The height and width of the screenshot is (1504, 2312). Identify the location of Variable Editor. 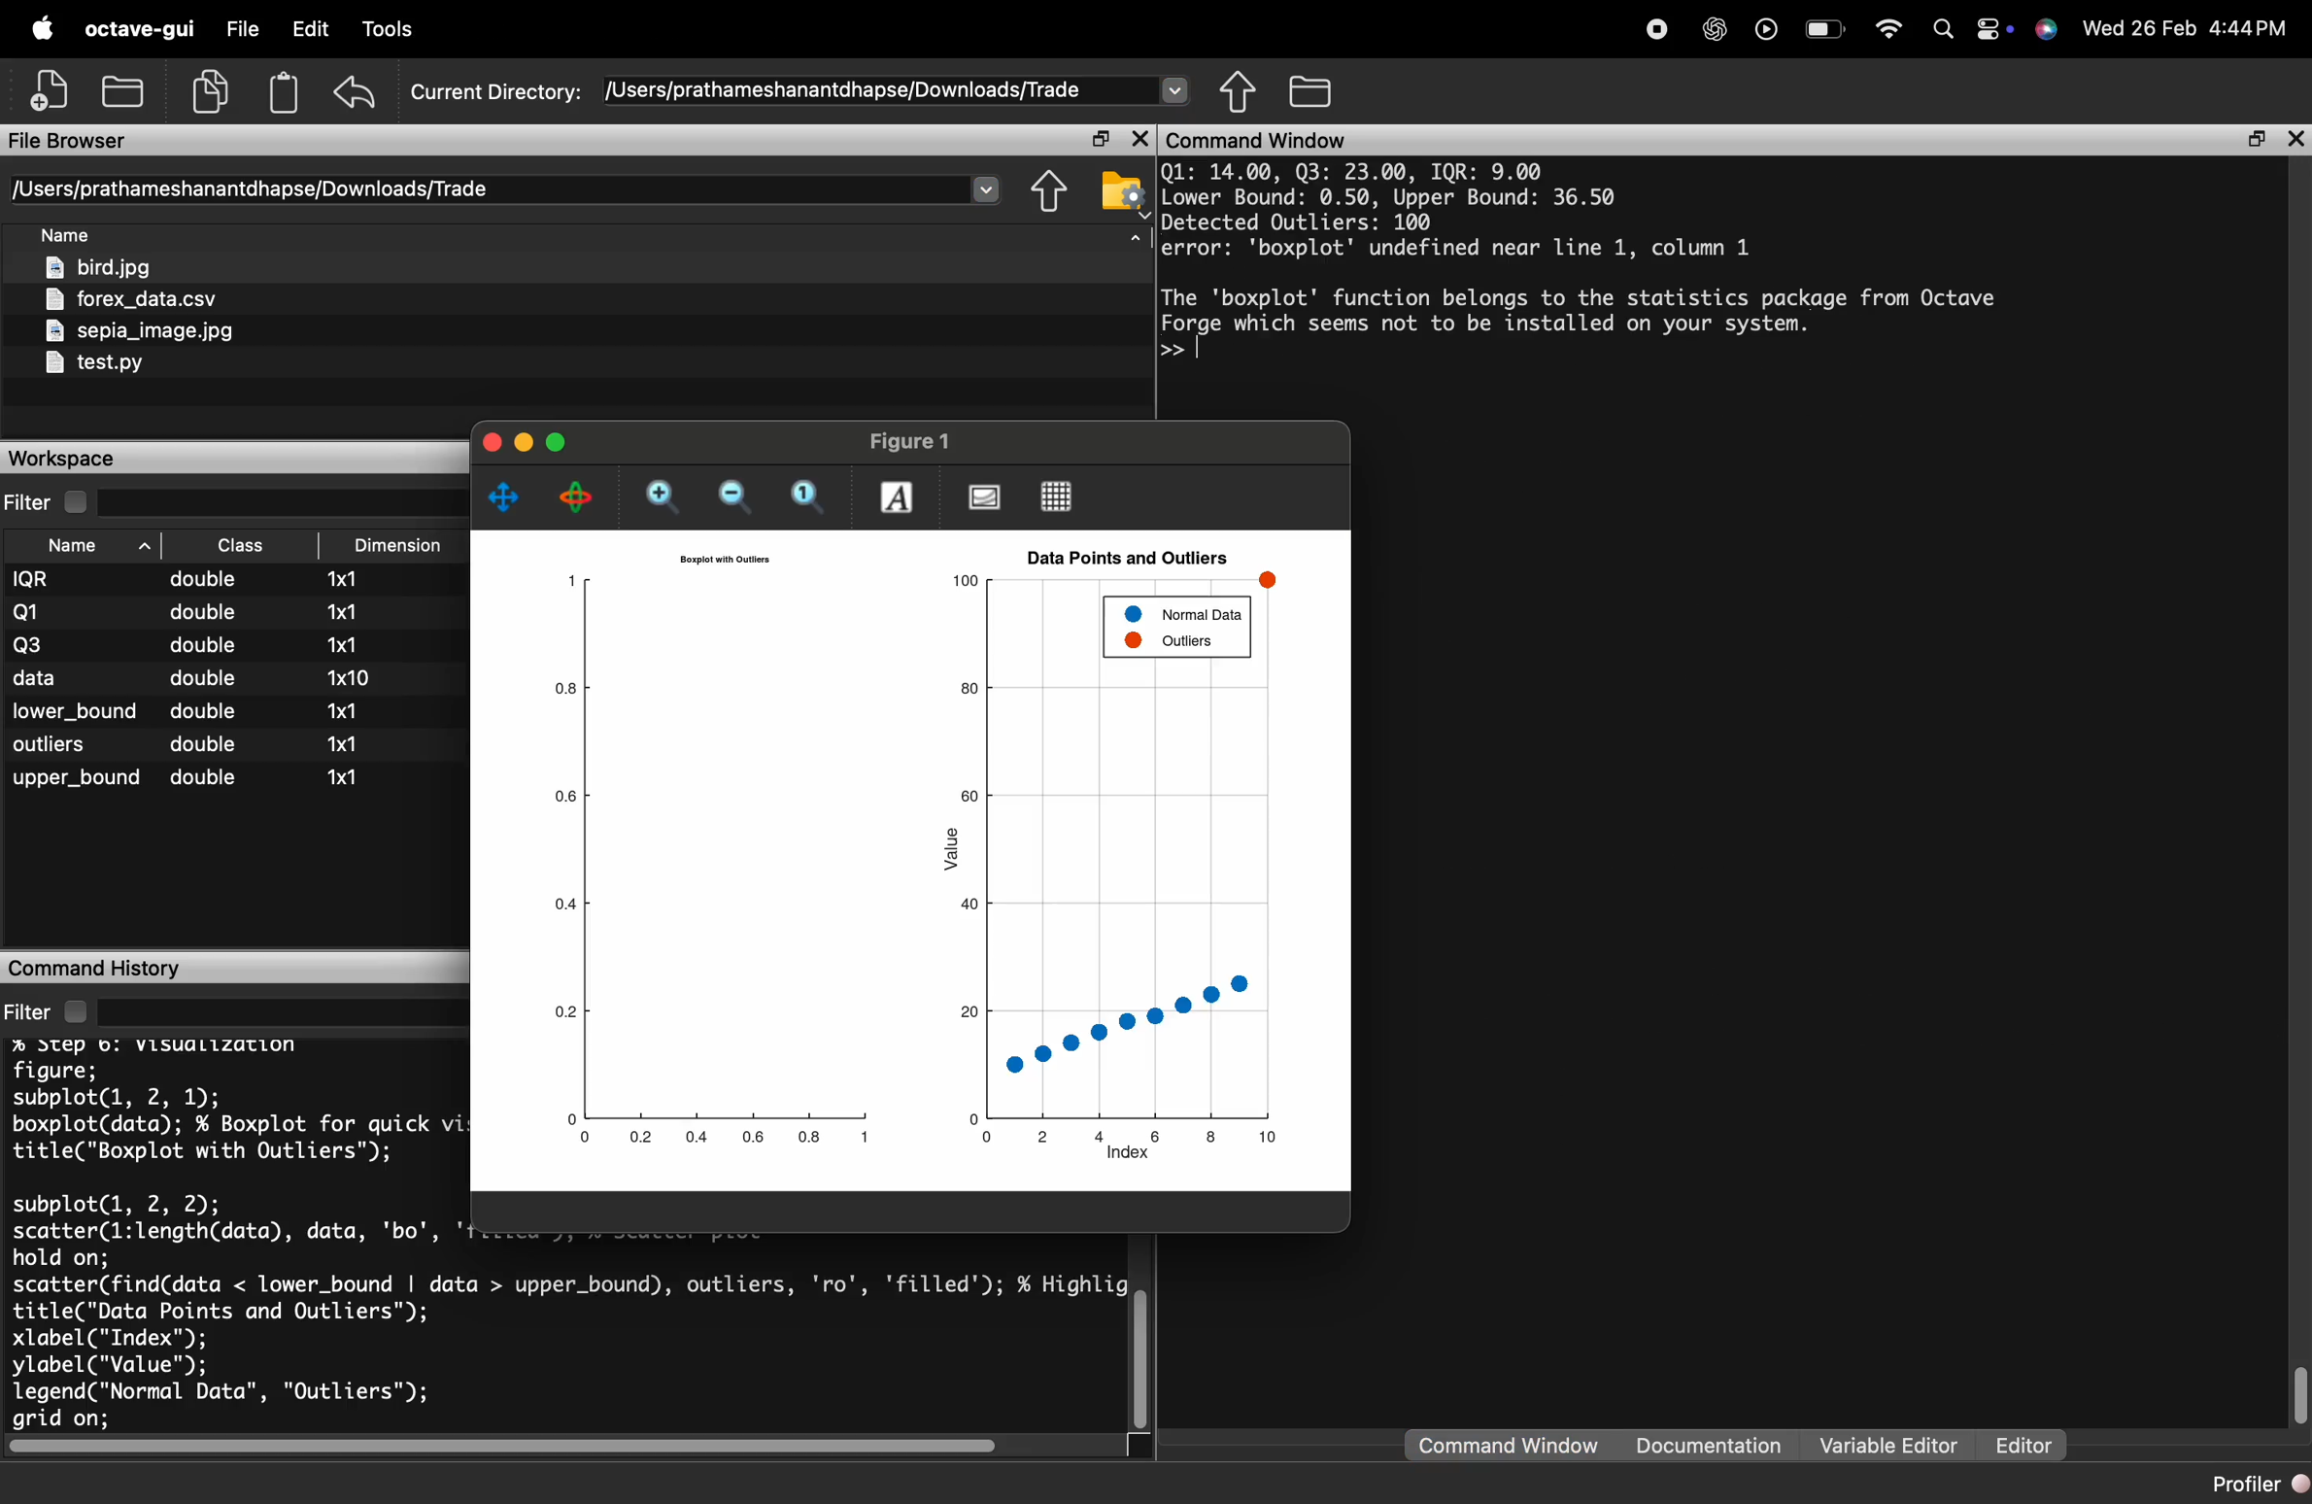
(1892, 1444).